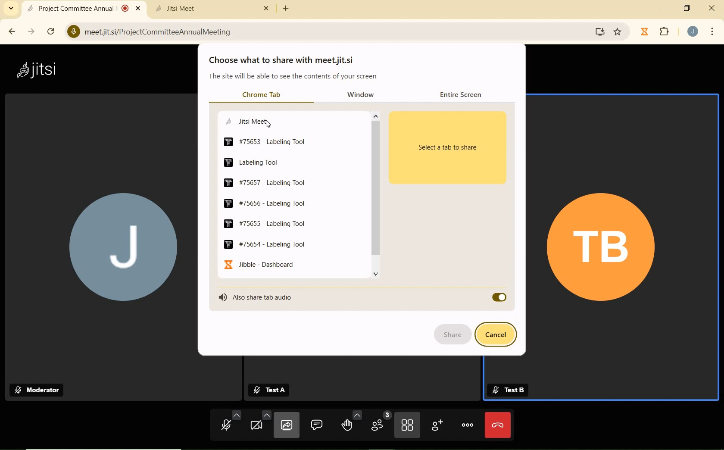 This screenshot has height=450, width=724. Describe the element at coordinates (270, 202) in the screenshot. I see `| #75656 - Labeling Tool` at that location.